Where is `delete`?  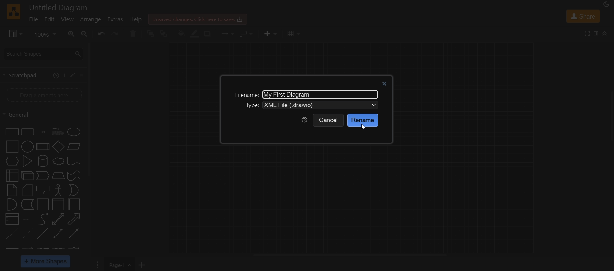 delete is located at coordinates (135, 34).